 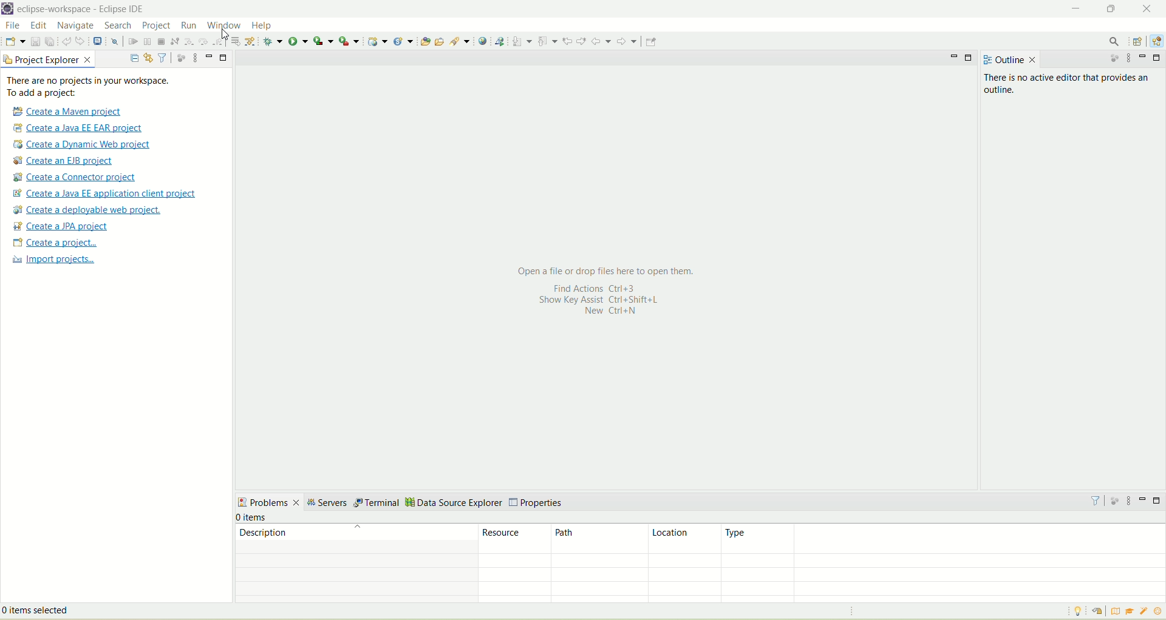 I want to click on cursor, so click(x=225, y=33).